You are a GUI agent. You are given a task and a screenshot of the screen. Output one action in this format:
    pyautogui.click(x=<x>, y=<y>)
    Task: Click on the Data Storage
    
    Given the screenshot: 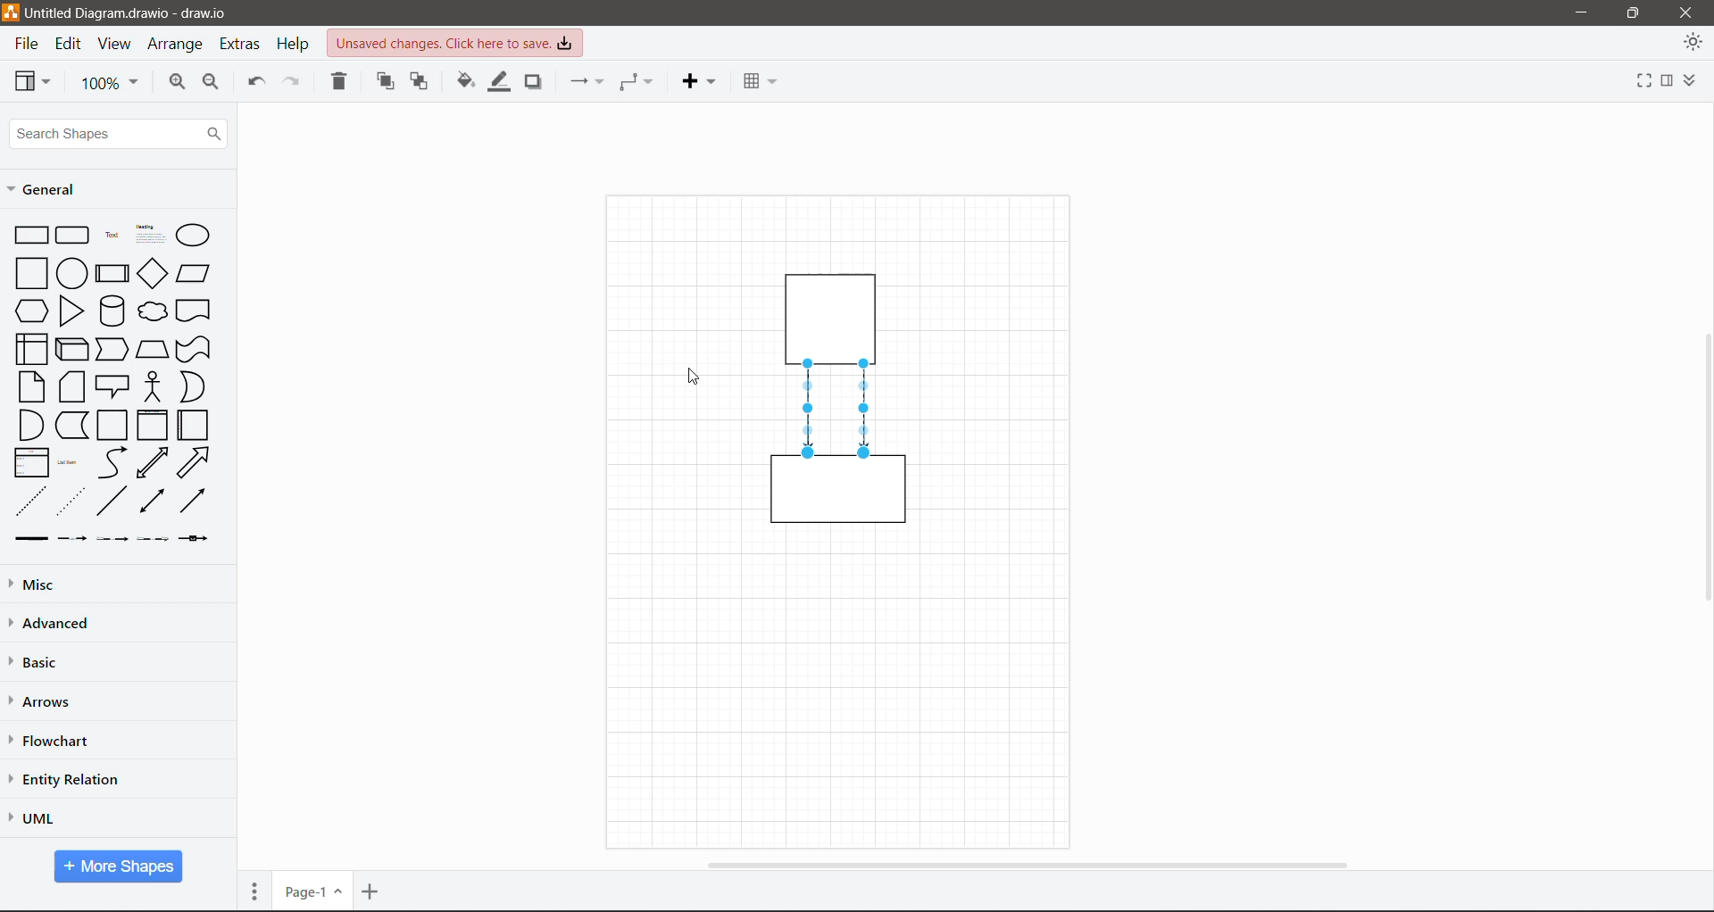 What is the action you would take?
    pyautogui.click(x=71, y=425)
    